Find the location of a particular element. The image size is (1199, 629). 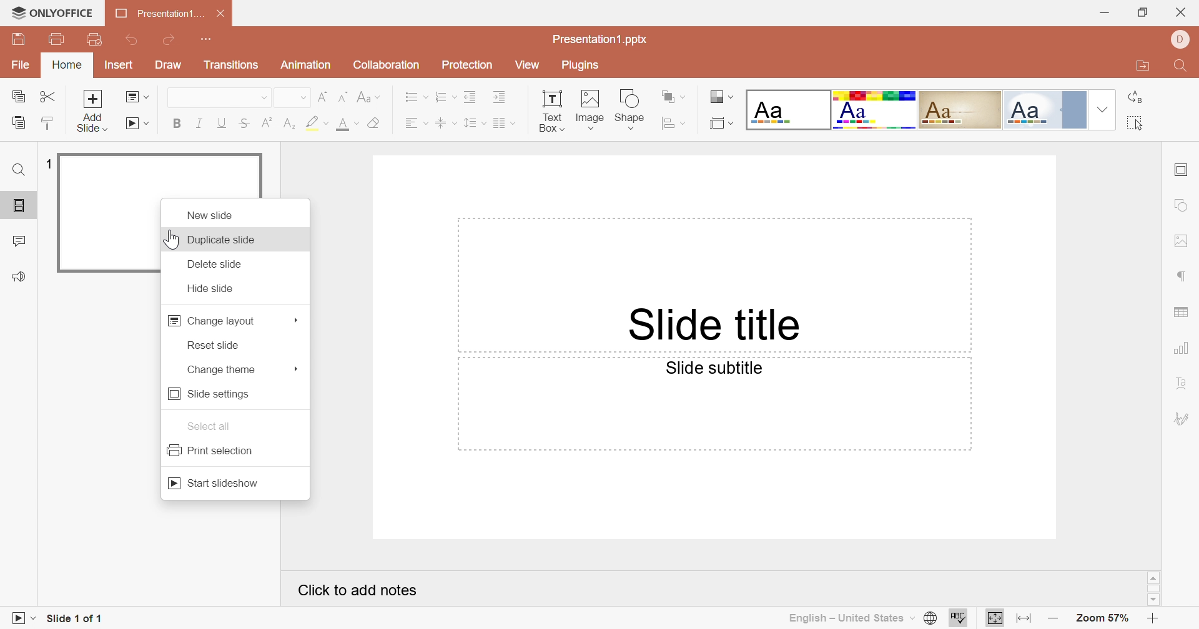

Select all is located at coordinates (209, 426).